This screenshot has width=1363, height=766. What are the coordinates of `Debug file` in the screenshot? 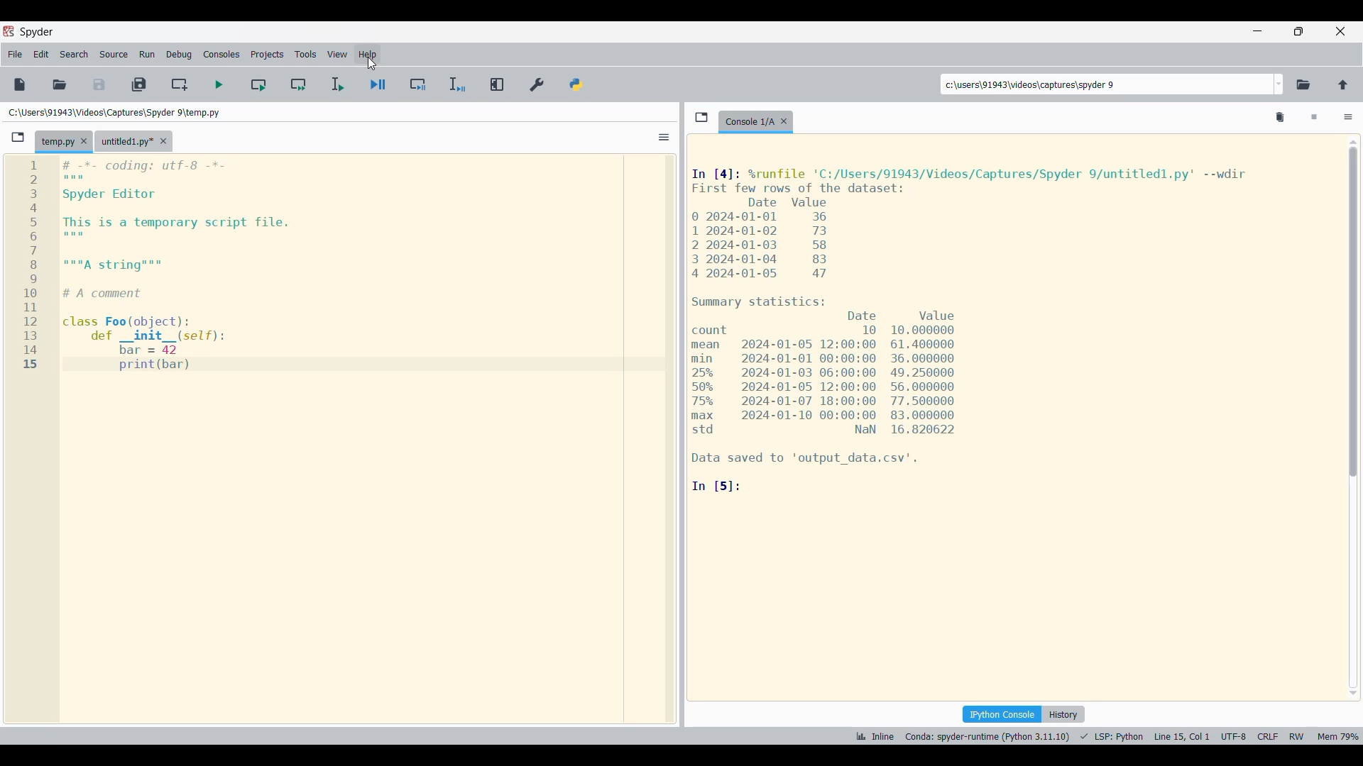 It's located at (336, 84).